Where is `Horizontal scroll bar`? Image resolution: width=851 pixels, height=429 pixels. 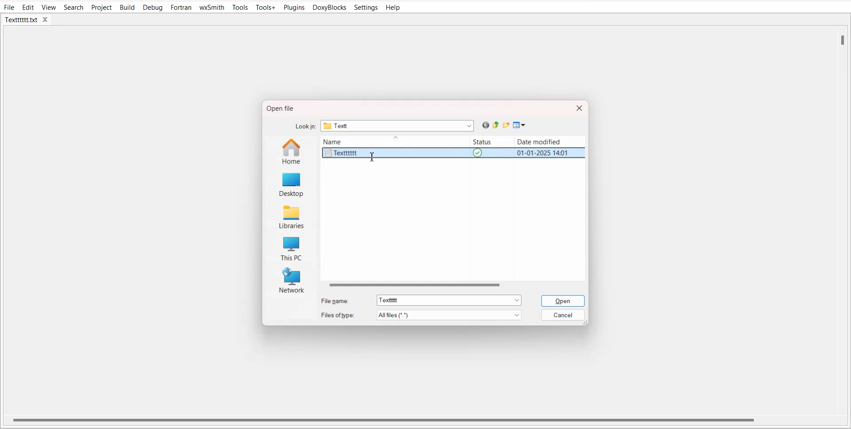 Horizontal scroll bar is located at coordinates (425, 420).